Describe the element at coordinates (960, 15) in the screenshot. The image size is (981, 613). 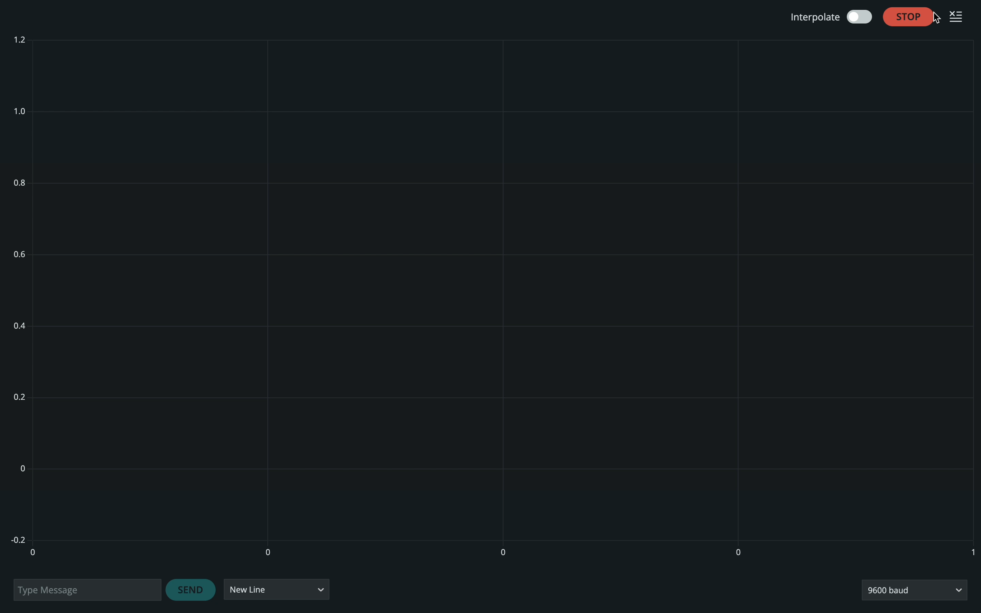
I see `clear` at that location.